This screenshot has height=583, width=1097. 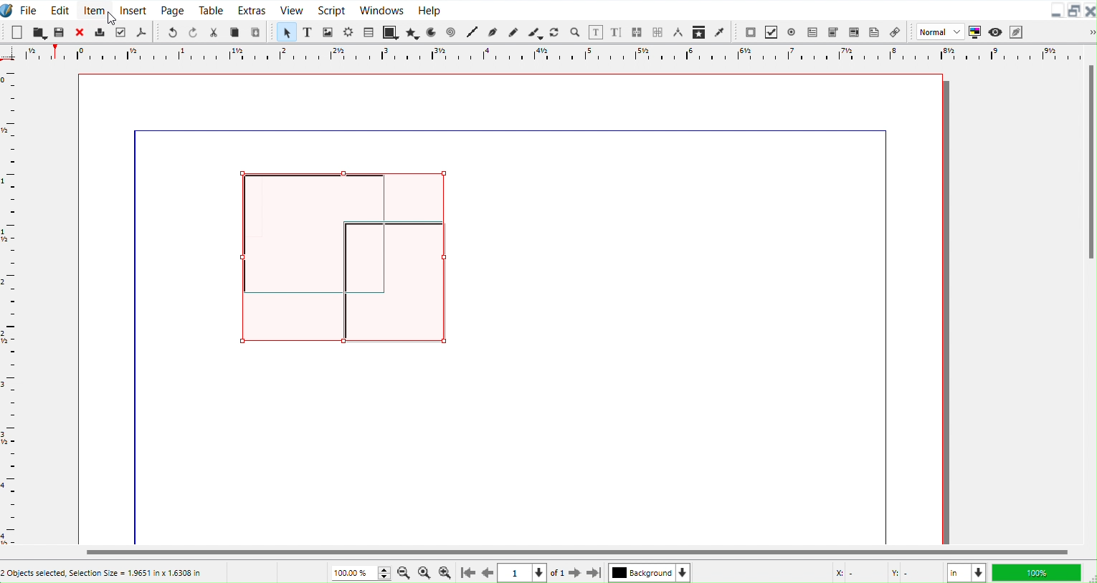 I want to click on Go to First Page, so click(x=467, y=573).